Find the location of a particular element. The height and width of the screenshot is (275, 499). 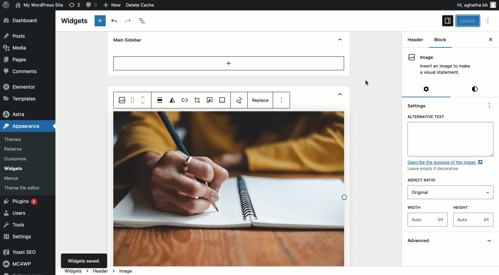

Plugins is located at coordinates (22, 202).